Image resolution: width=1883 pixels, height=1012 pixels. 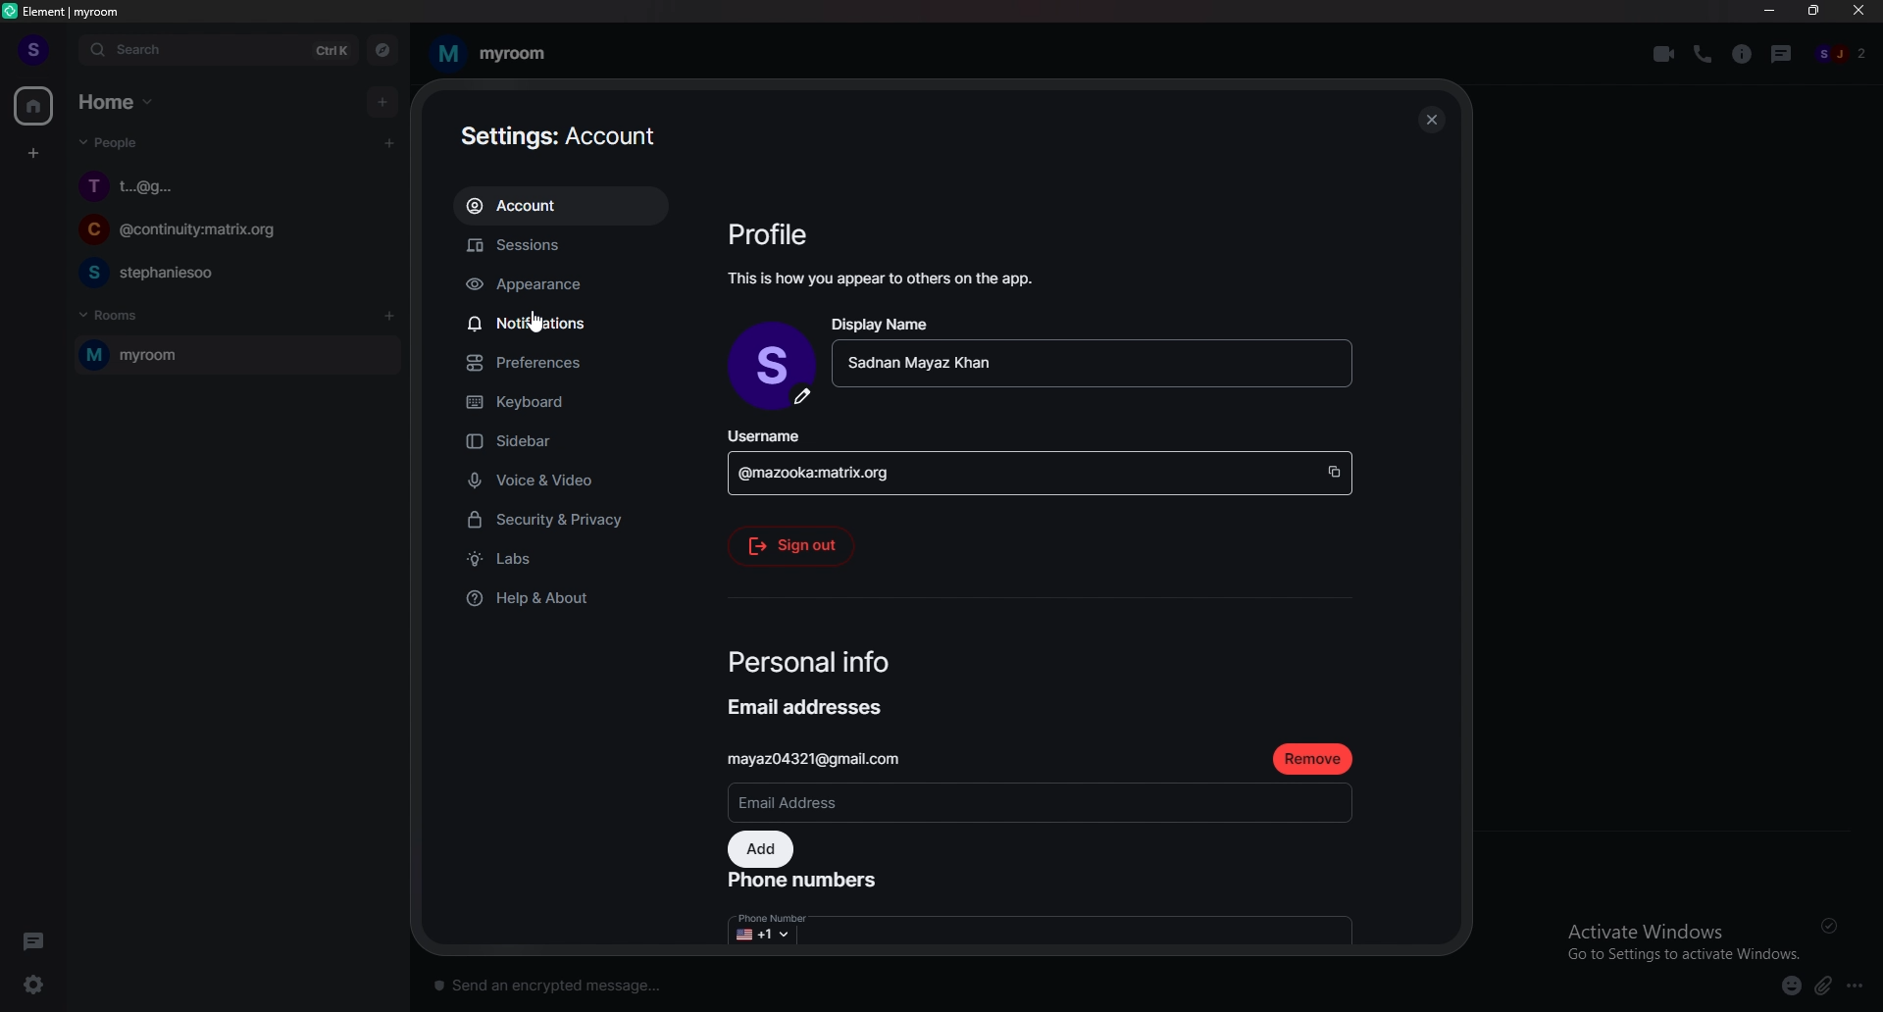 What do you see at coordinates (234, 355) in the screenshot?
I see `room` at bounding box center [234, 355].